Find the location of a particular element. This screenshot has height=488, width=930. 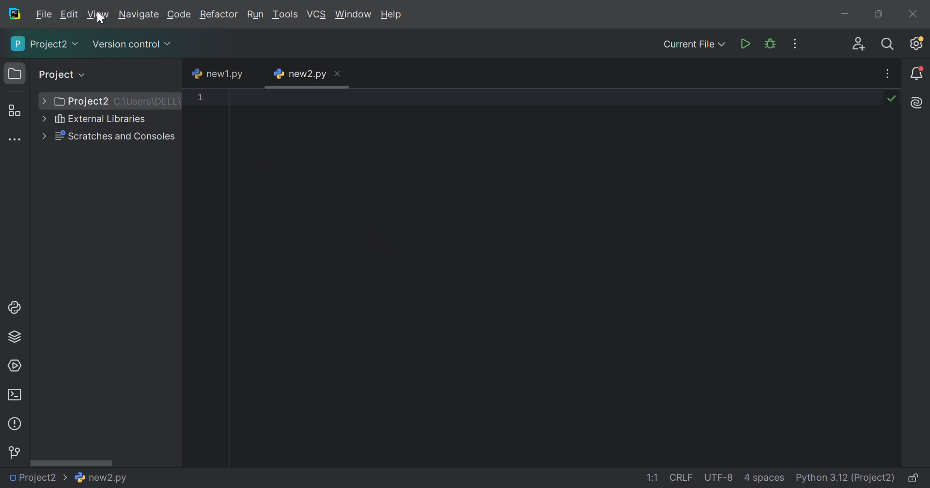

More is located at coordinates (44, 137).